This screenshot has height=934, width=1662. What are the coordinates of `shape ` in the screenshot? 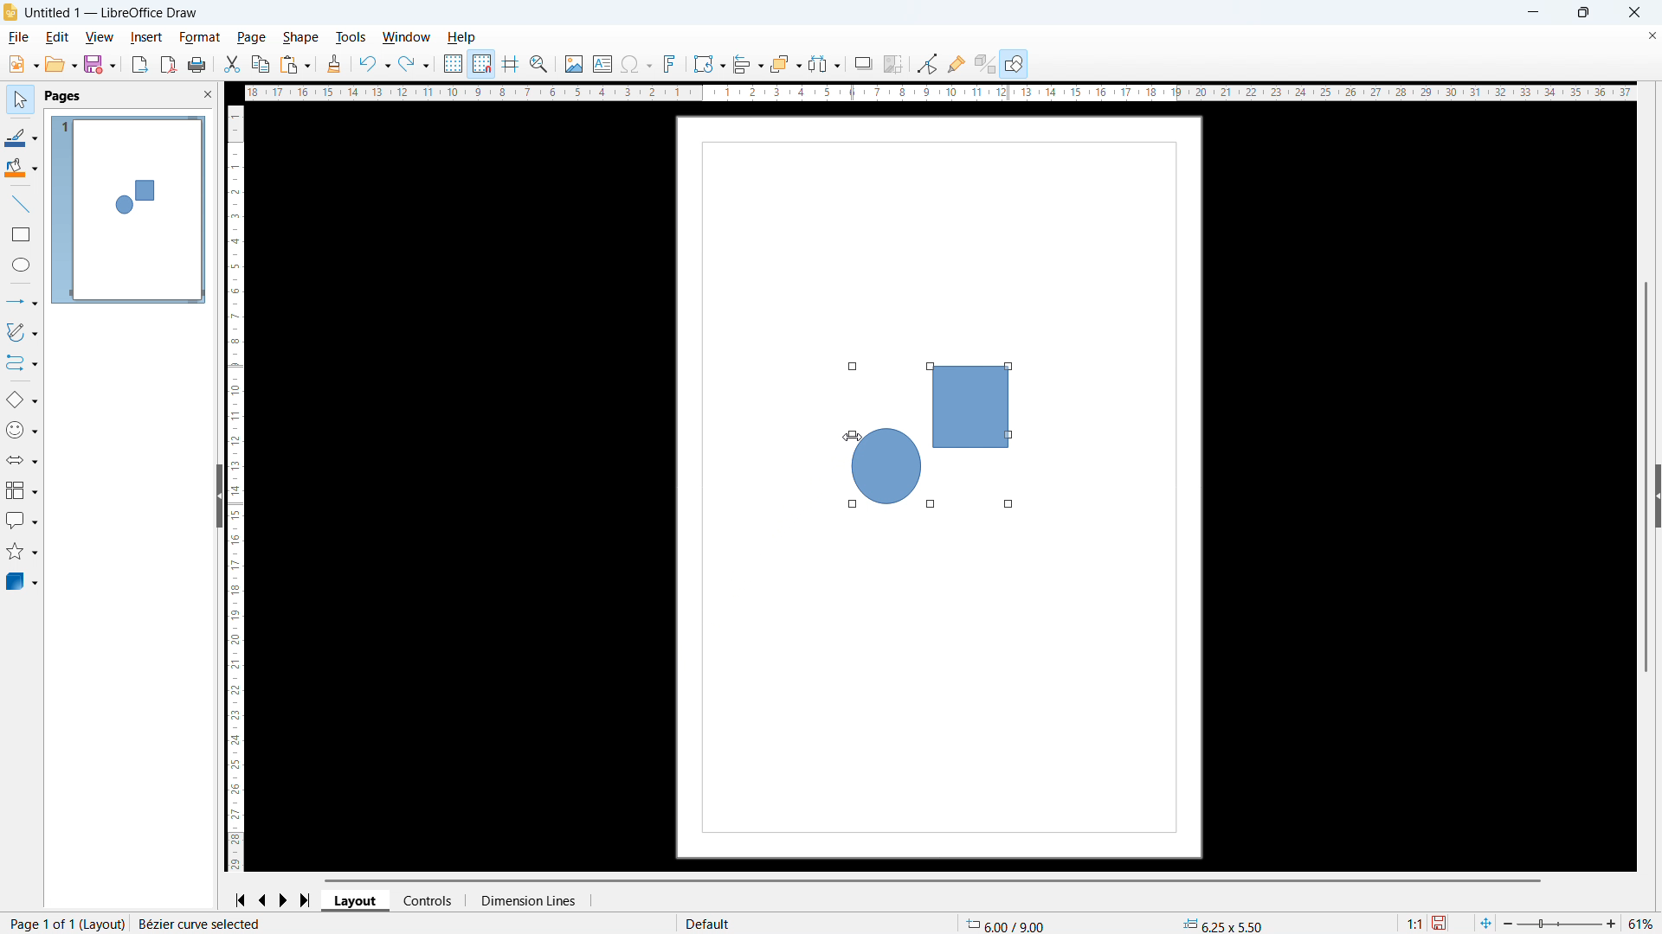 It's located at (301, 38).